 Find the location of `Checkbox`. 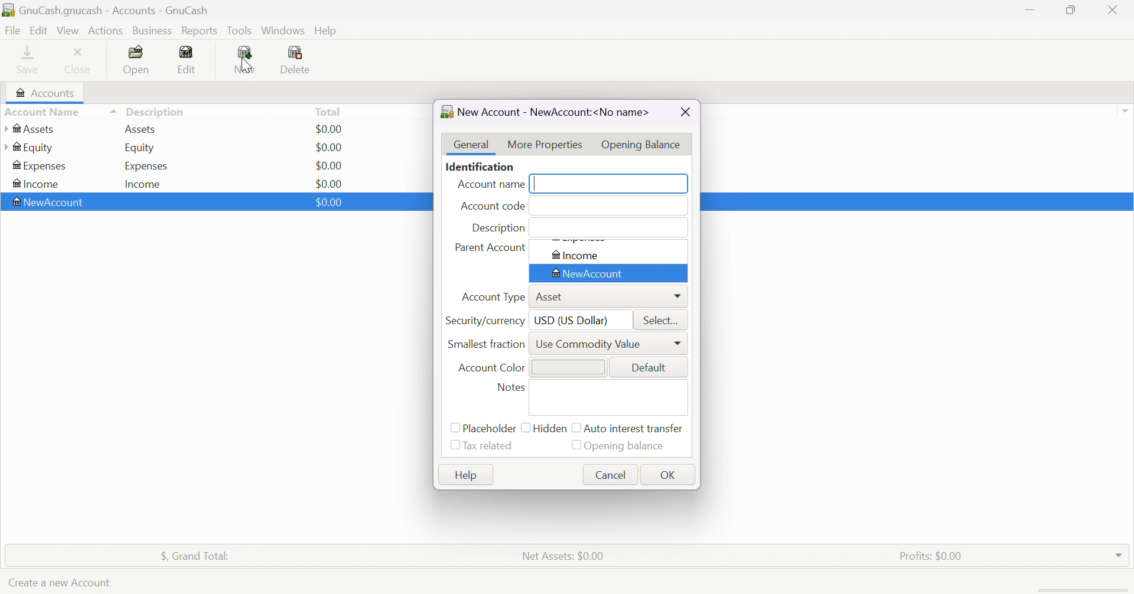

Checkbox is located at coordinates (575, 429).